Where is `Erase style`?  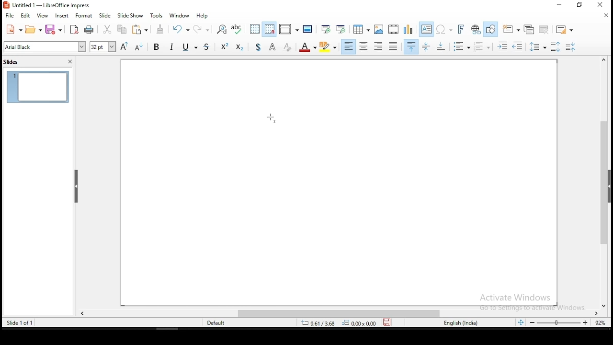
Erase style is located at coordinates (287, 46).